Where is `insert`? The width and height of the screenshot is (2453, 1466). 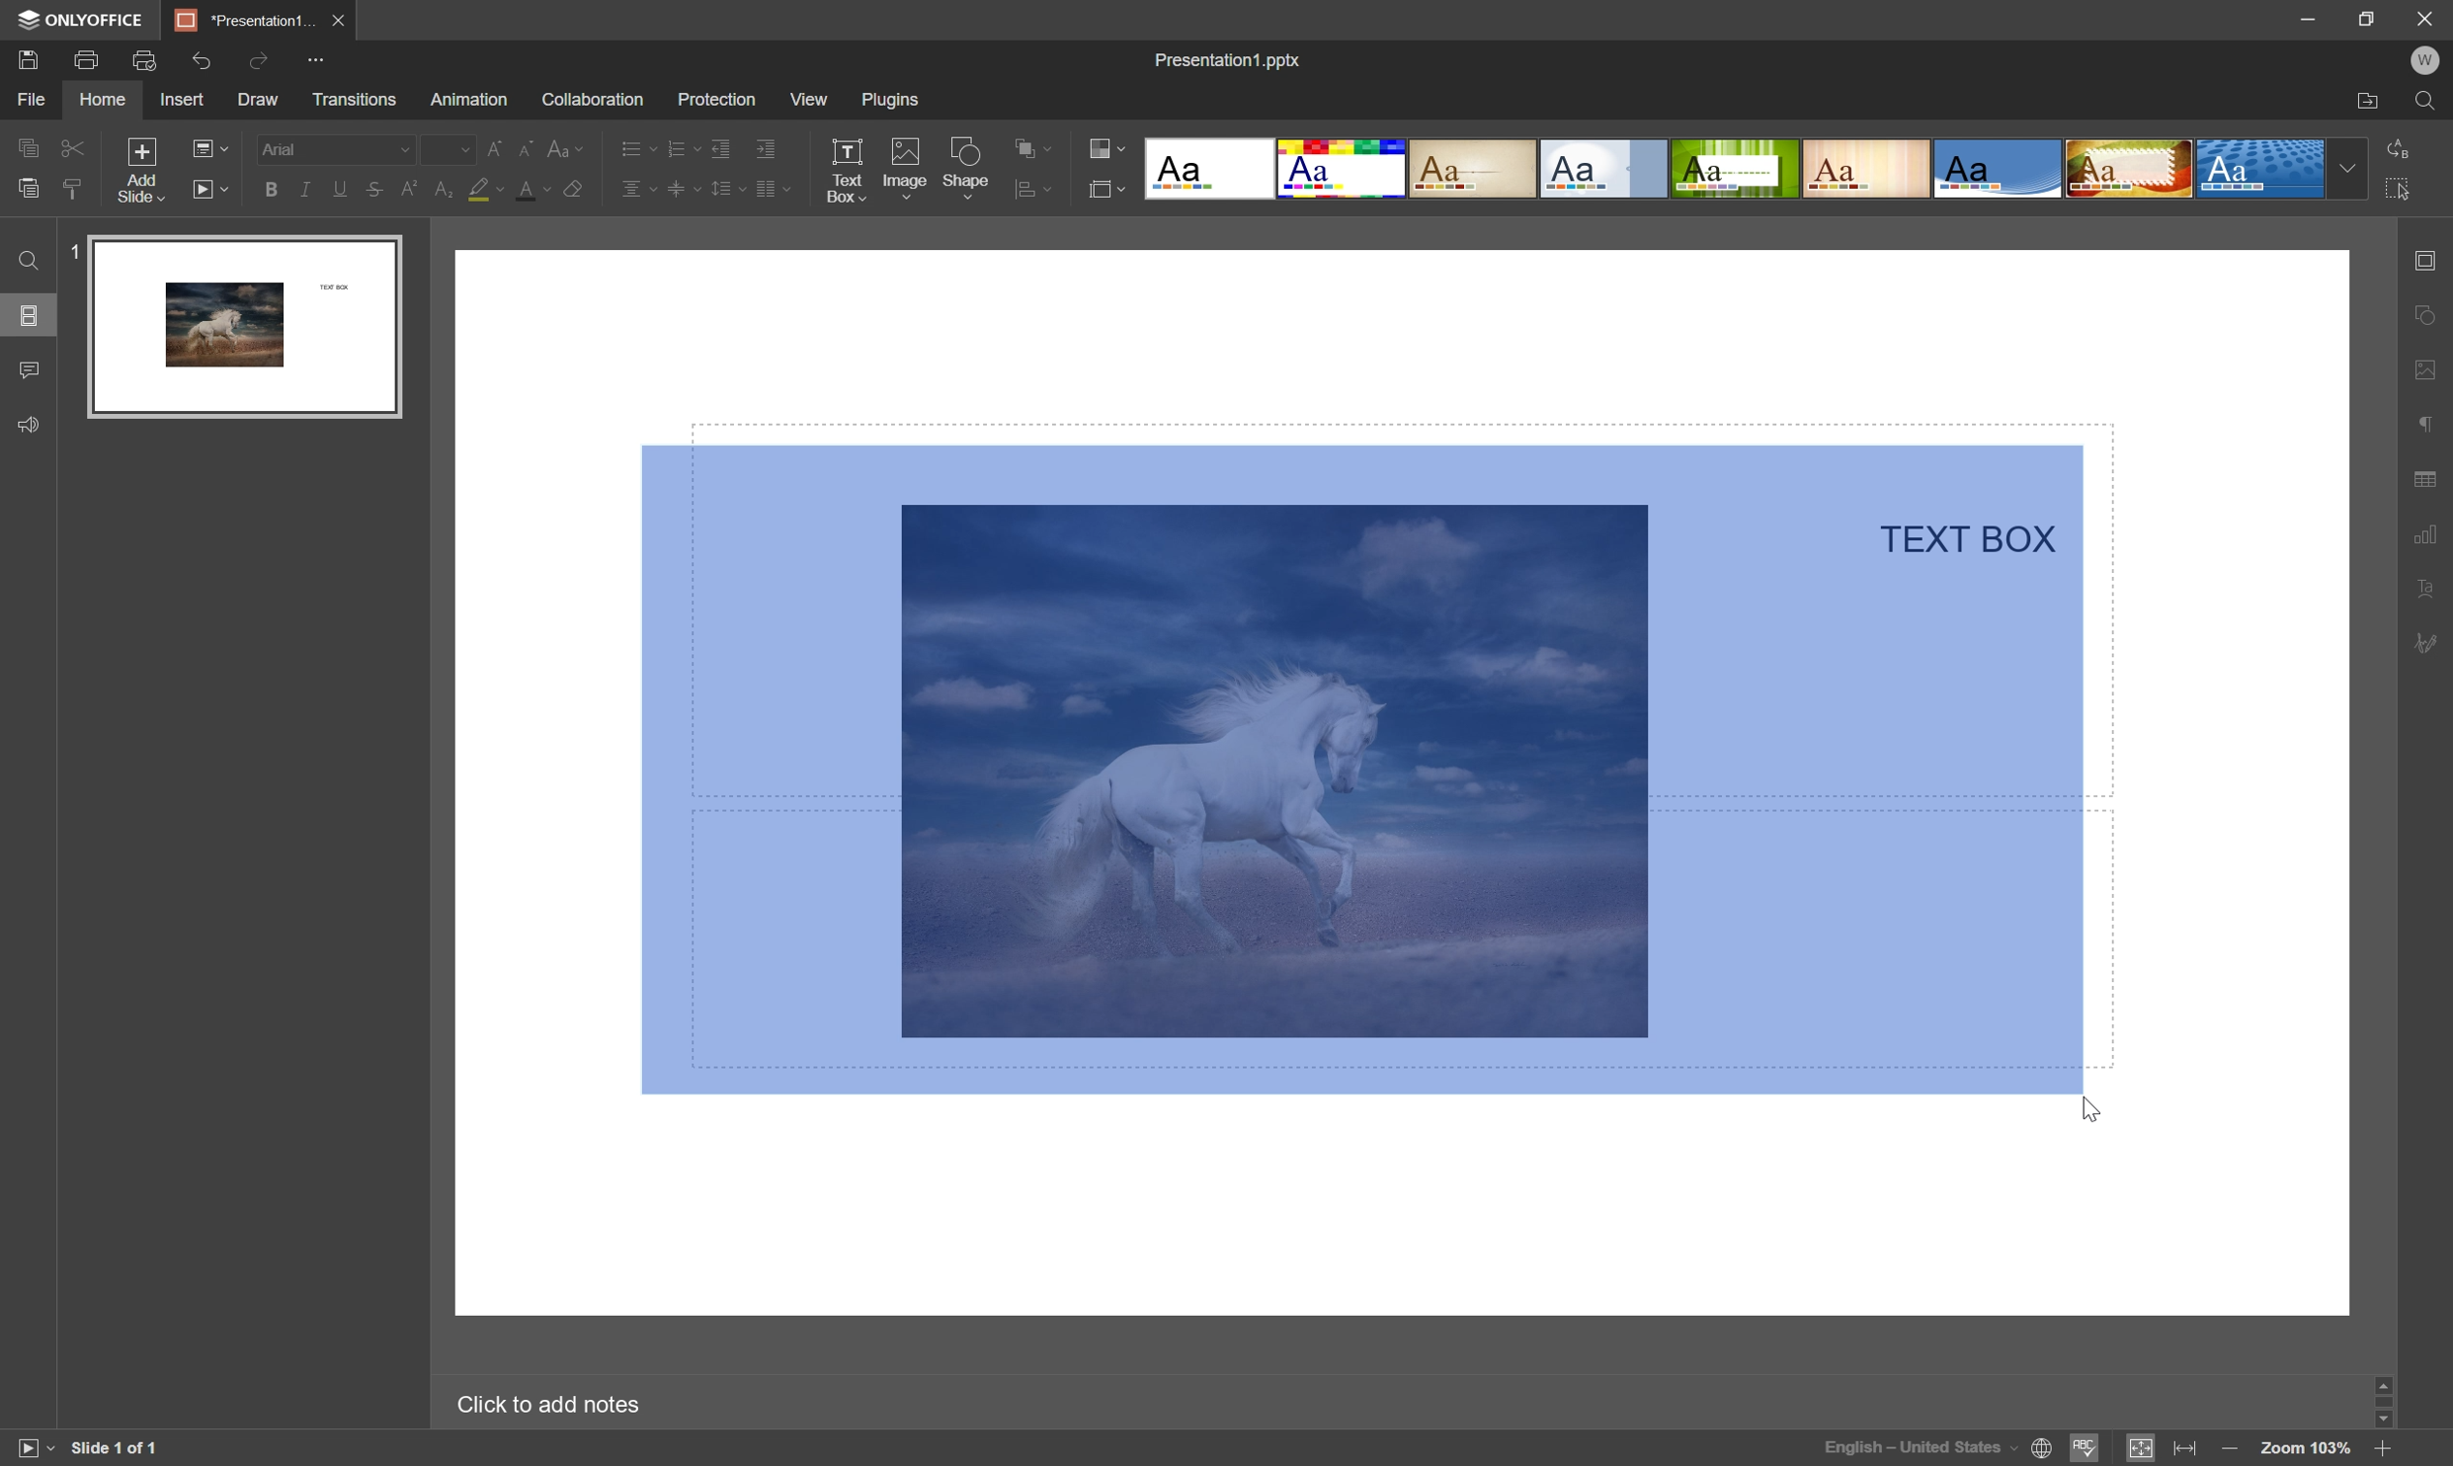 insert is located at coordinates (186, 101).